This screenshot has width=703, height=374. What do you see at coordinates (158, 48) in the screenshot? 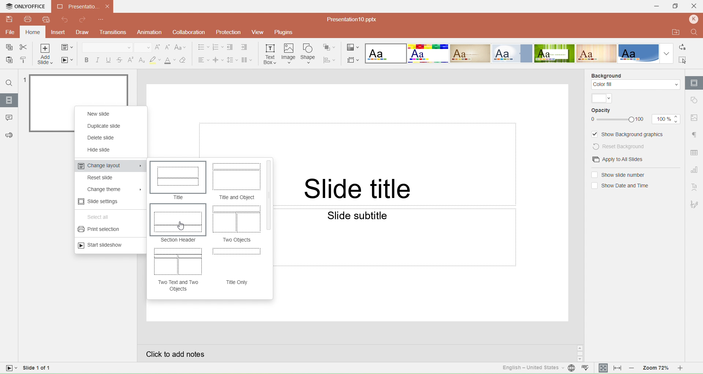
I see `Increment font size` at bounding box center [158, 48].